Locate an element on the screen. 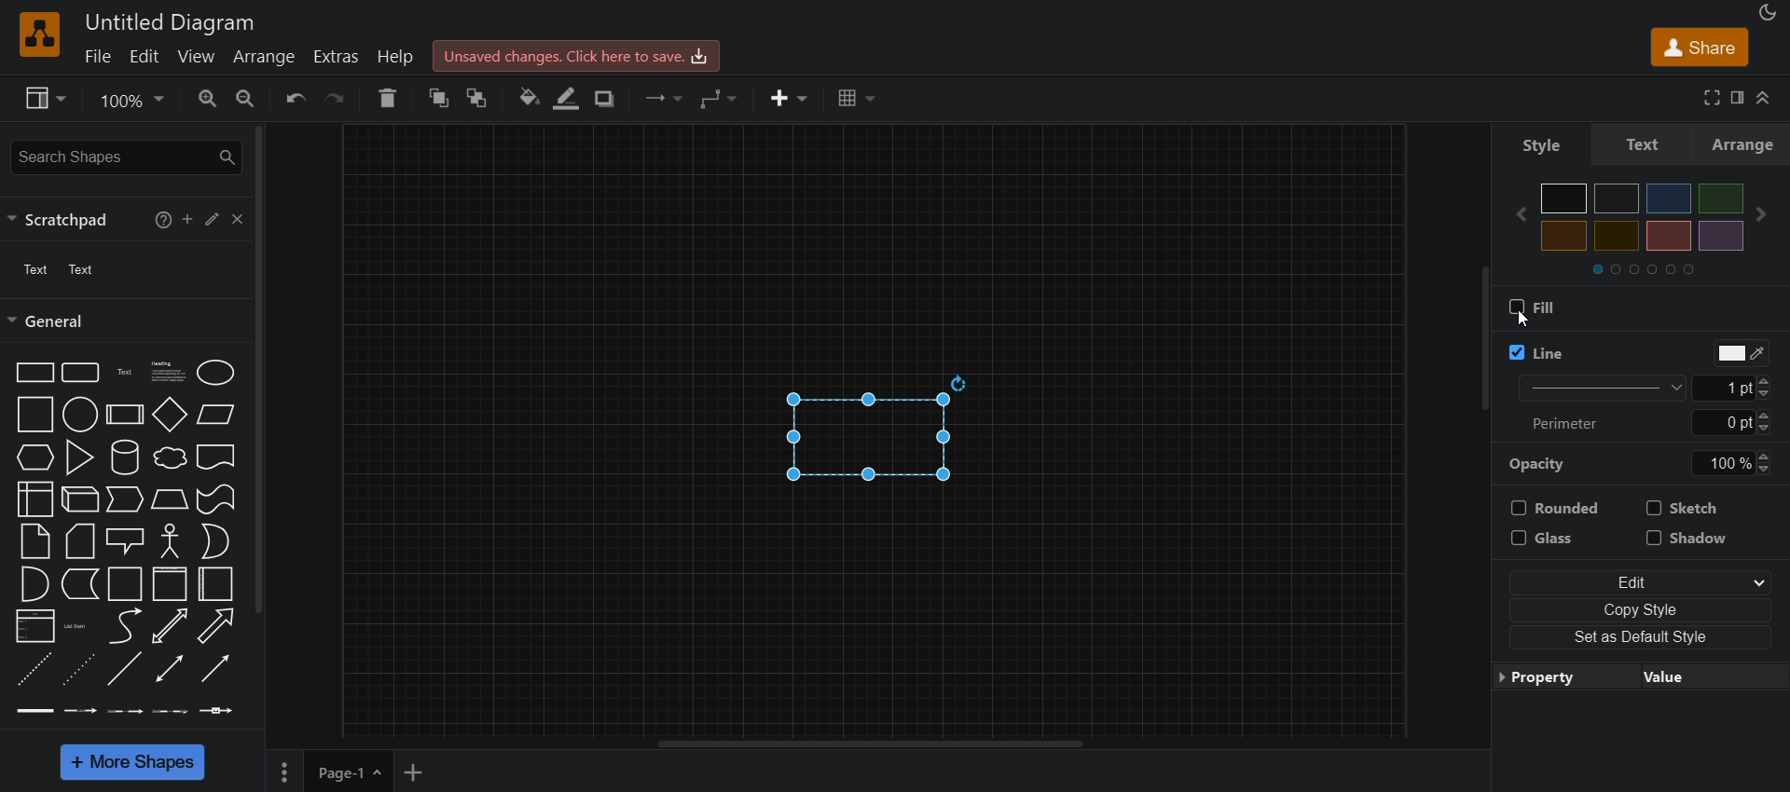 The width and height of the screenshot is (1790, 792). title is located at coordinates (171, 20).